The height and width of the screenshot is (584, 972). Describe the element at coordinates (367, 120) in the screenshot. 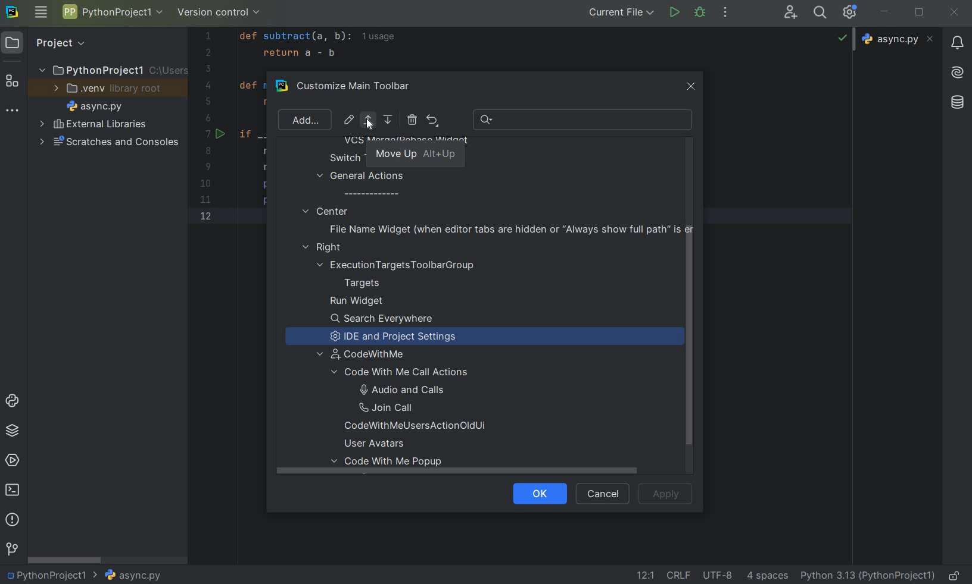

I see `MOVE UP` at that location.